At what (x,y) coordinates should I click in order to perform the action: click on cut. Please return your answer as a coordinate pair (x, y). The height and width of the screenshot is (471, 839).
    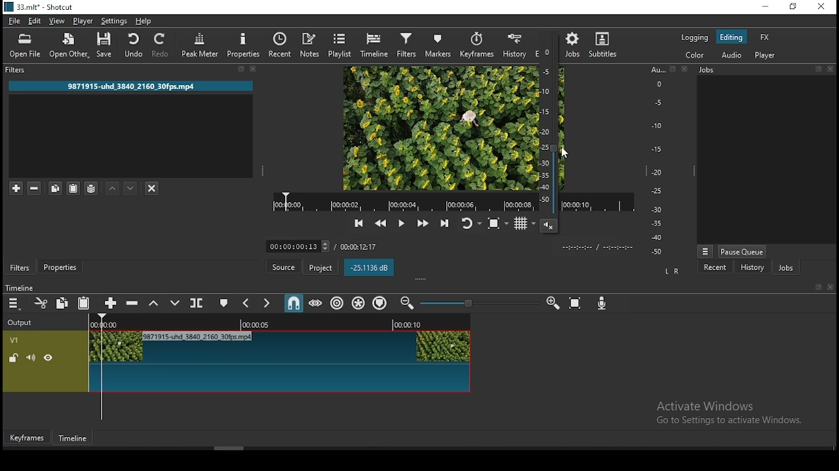
    Looking at the image, I should click on (42, 304).